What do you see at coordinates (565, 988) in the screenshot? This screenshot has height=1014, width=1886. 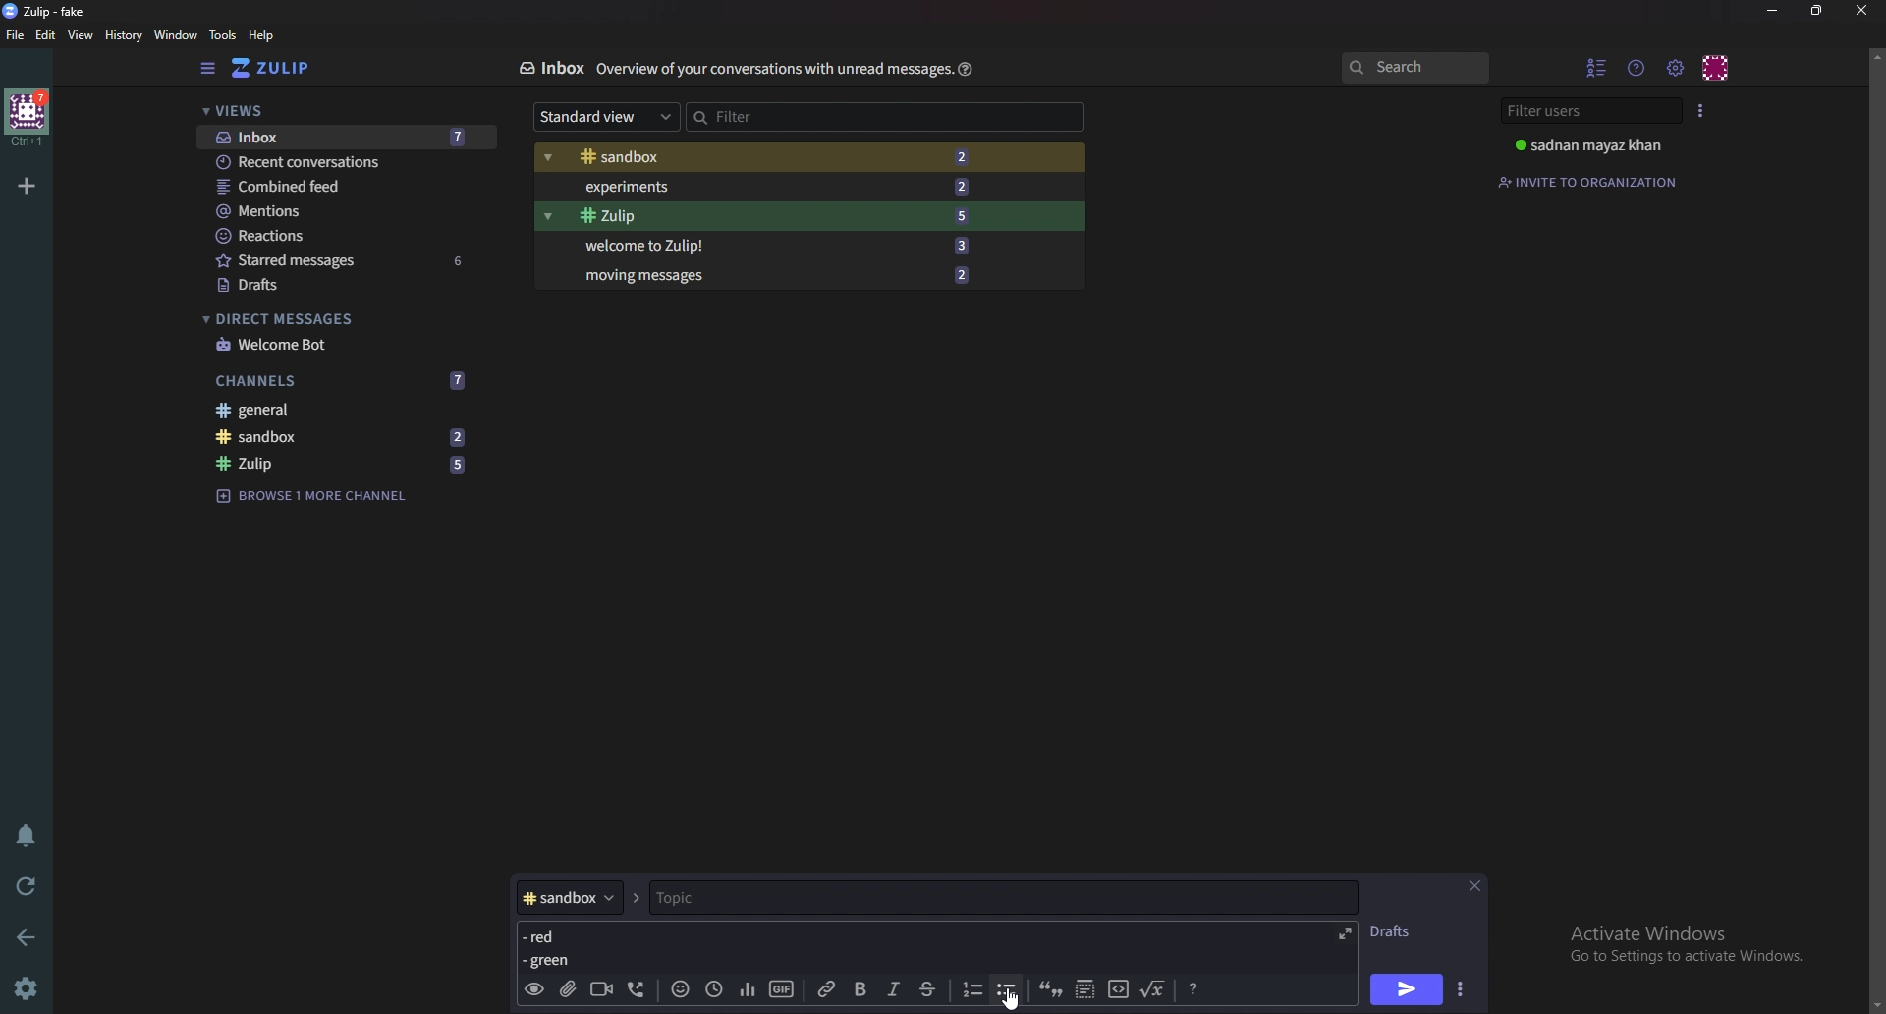 I see `add file` at bounding box center [565, 988].